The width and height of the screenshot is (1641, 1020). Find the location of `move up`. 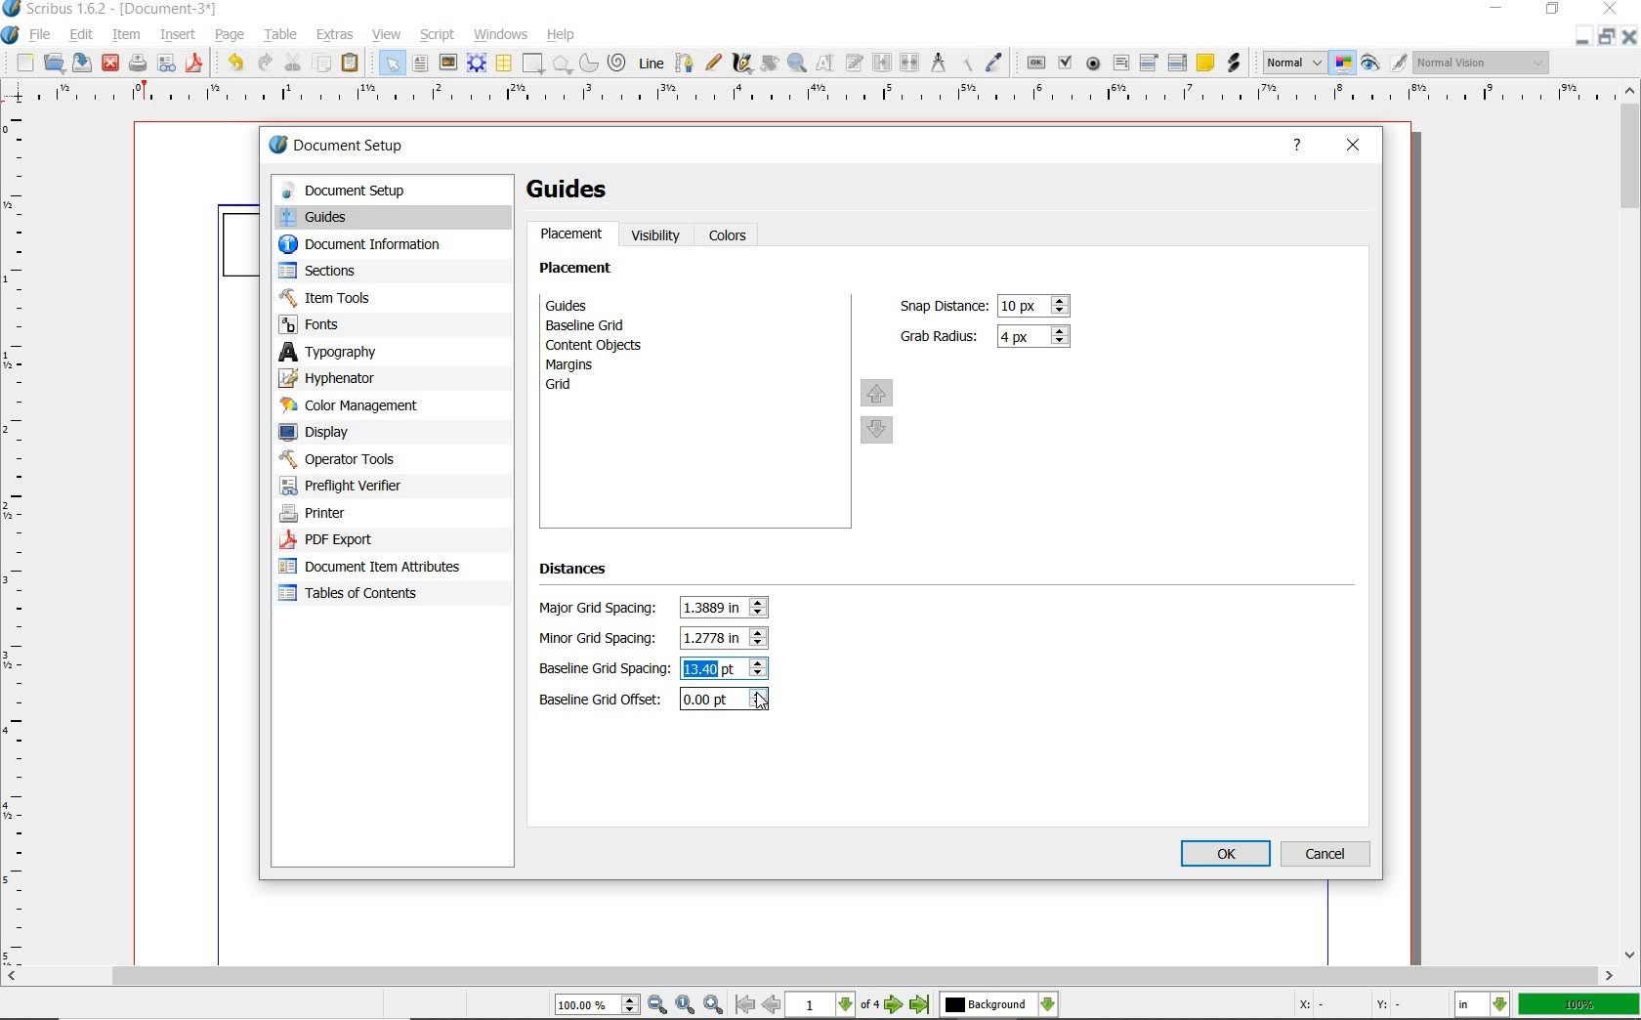

move up is located at coordinates (877, 392).